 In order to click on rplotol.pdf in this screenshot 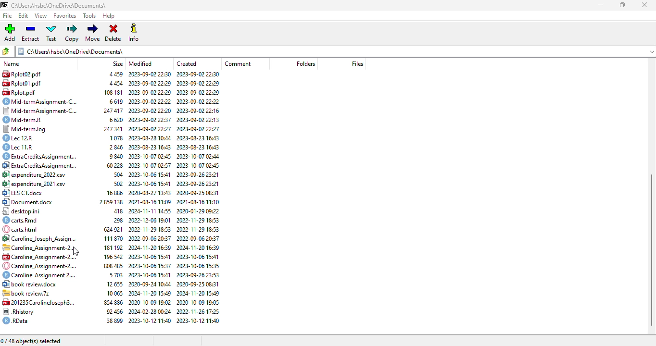, I will do `click(25, 84)`.